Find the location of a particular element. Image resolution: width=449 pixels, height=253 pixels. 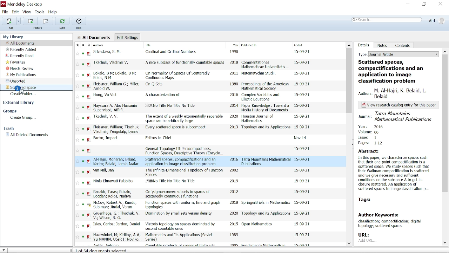

File is located at coordinates (5, 12).